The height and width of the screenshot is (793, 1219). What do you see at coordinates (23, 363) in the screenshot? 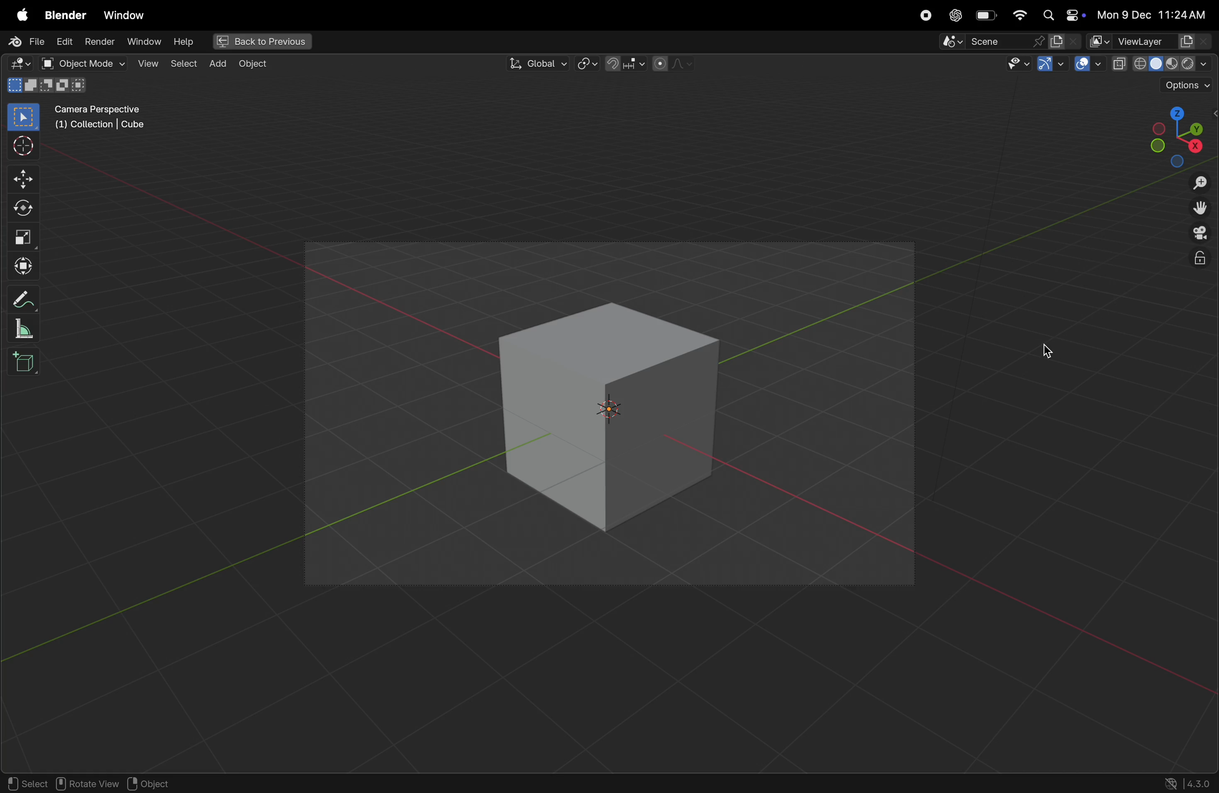
I see `add cube` at bounding box center [23, 363].